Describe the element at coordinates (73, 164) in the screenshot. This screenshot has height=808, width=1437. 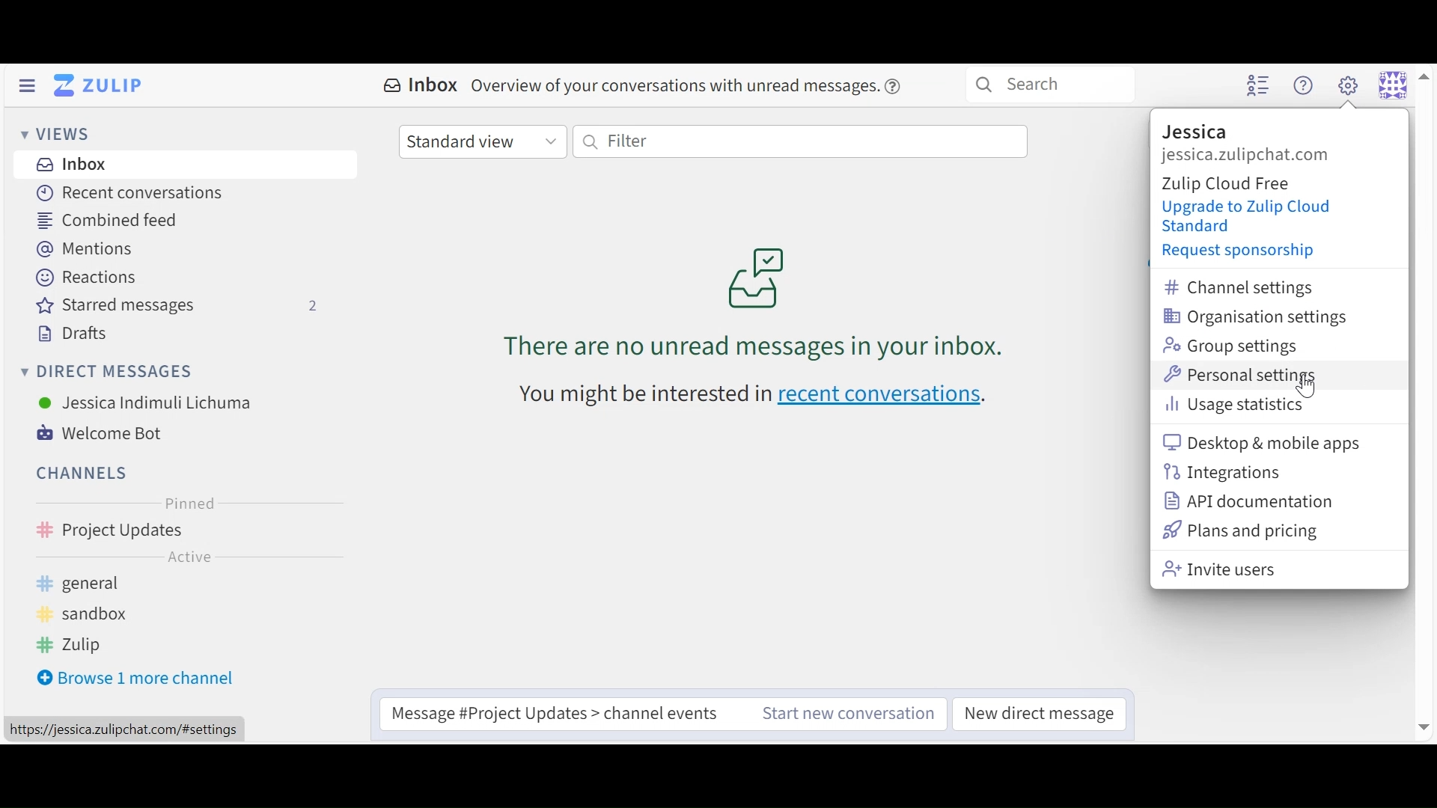
I see `Inbox` at that location.